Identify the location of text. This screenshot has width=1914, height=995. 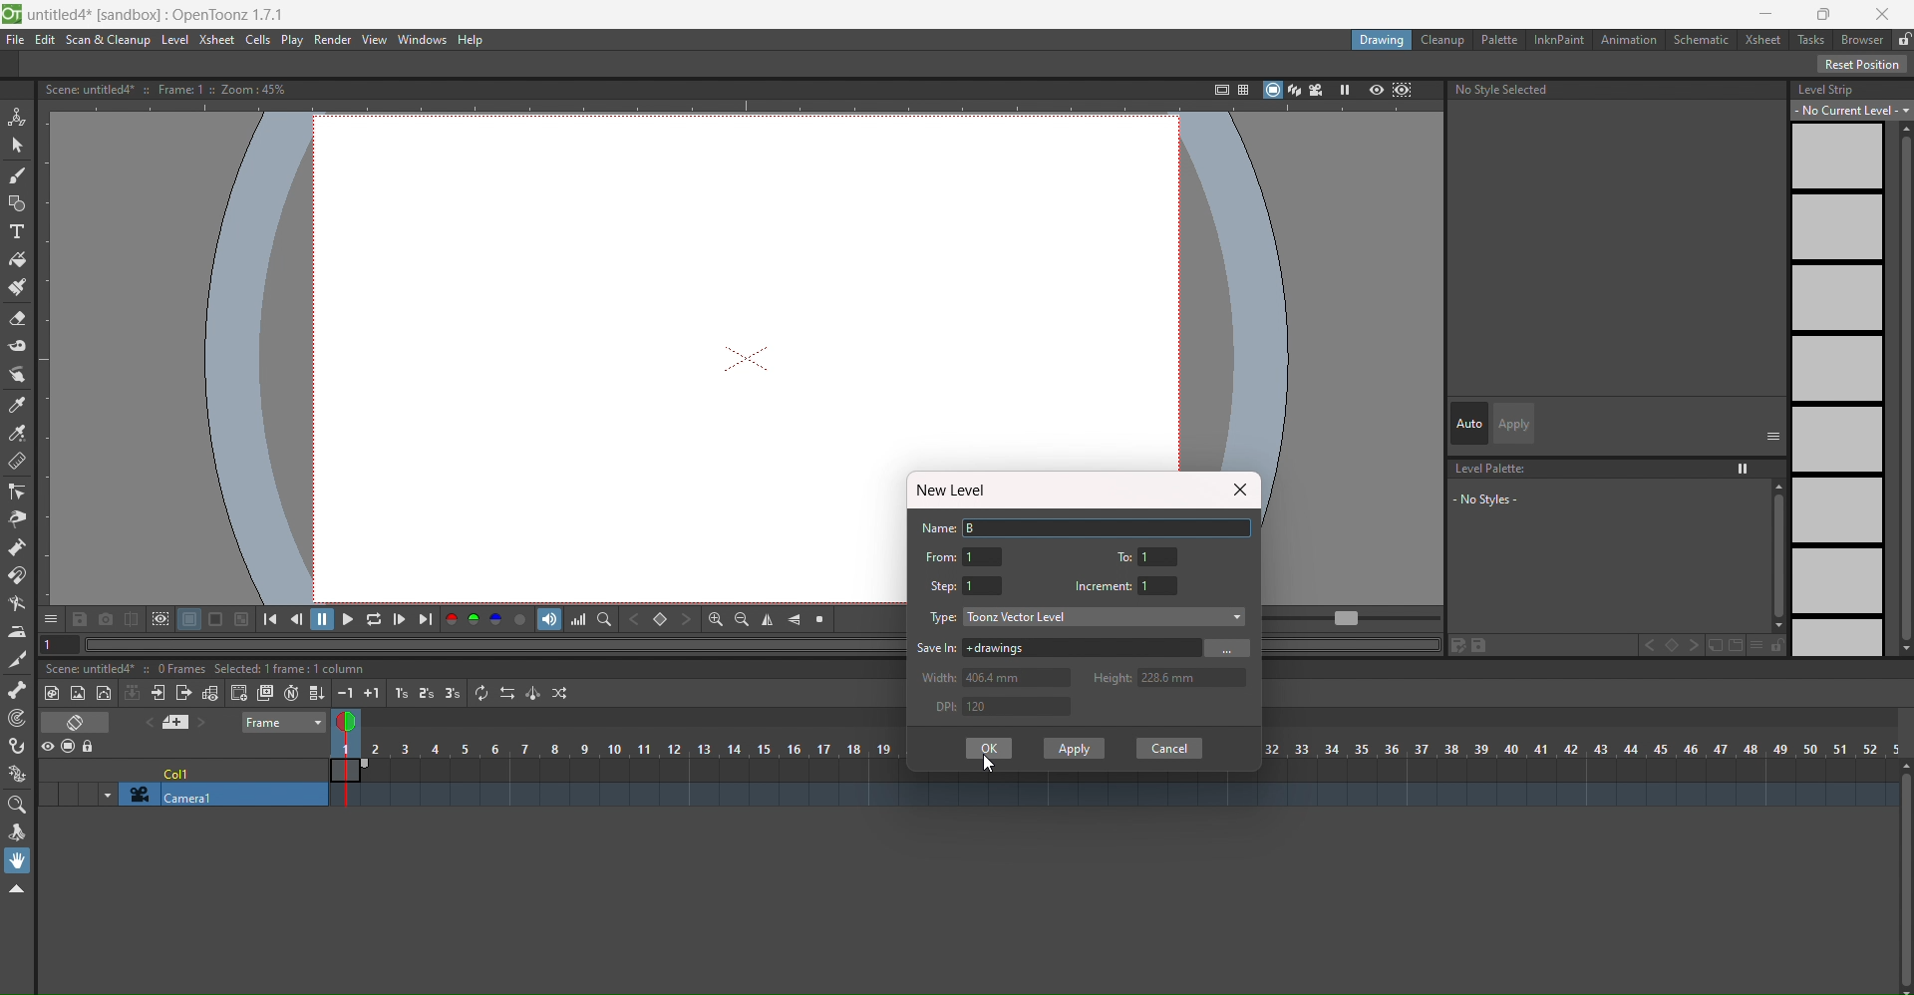
(171, 89).